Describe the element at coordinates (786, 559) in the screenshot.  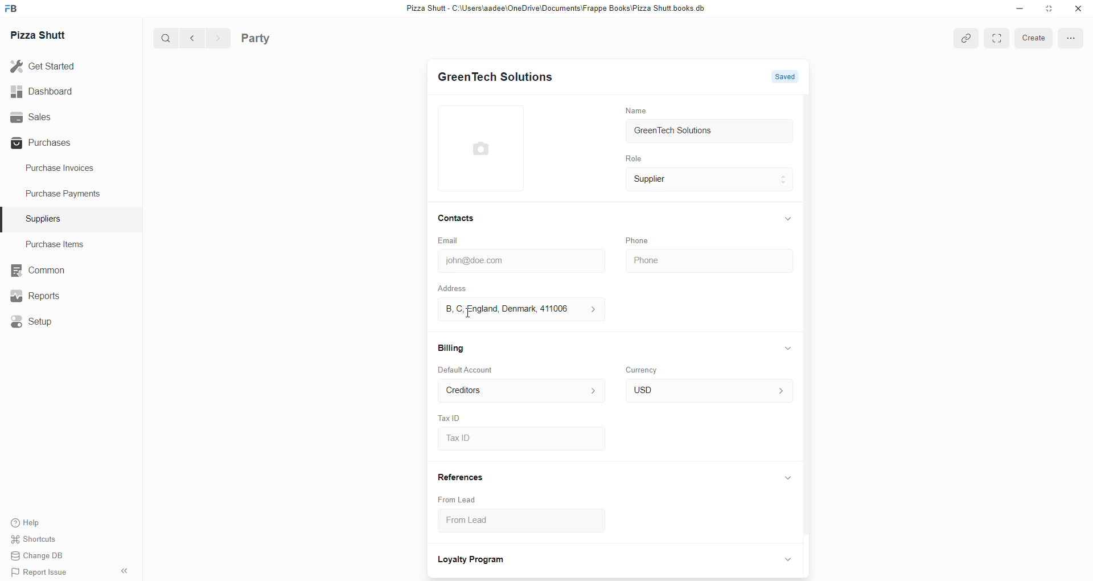
I see `hide` at that location.